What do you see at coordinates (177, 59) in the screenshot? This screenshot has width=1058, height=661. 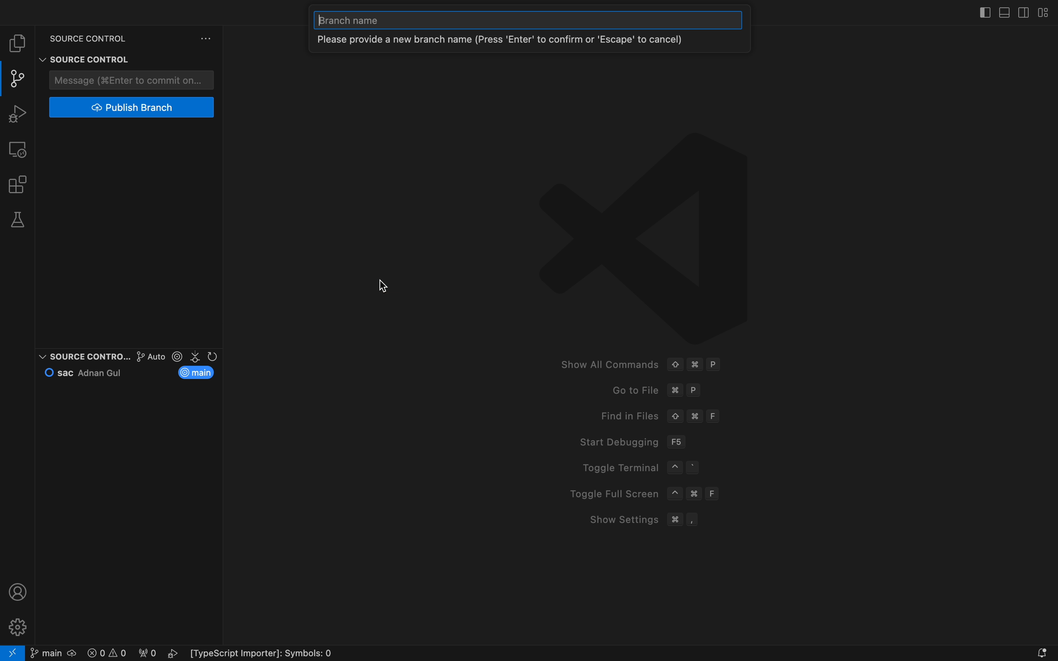 I see `restore` at bounding box center [177, 59].